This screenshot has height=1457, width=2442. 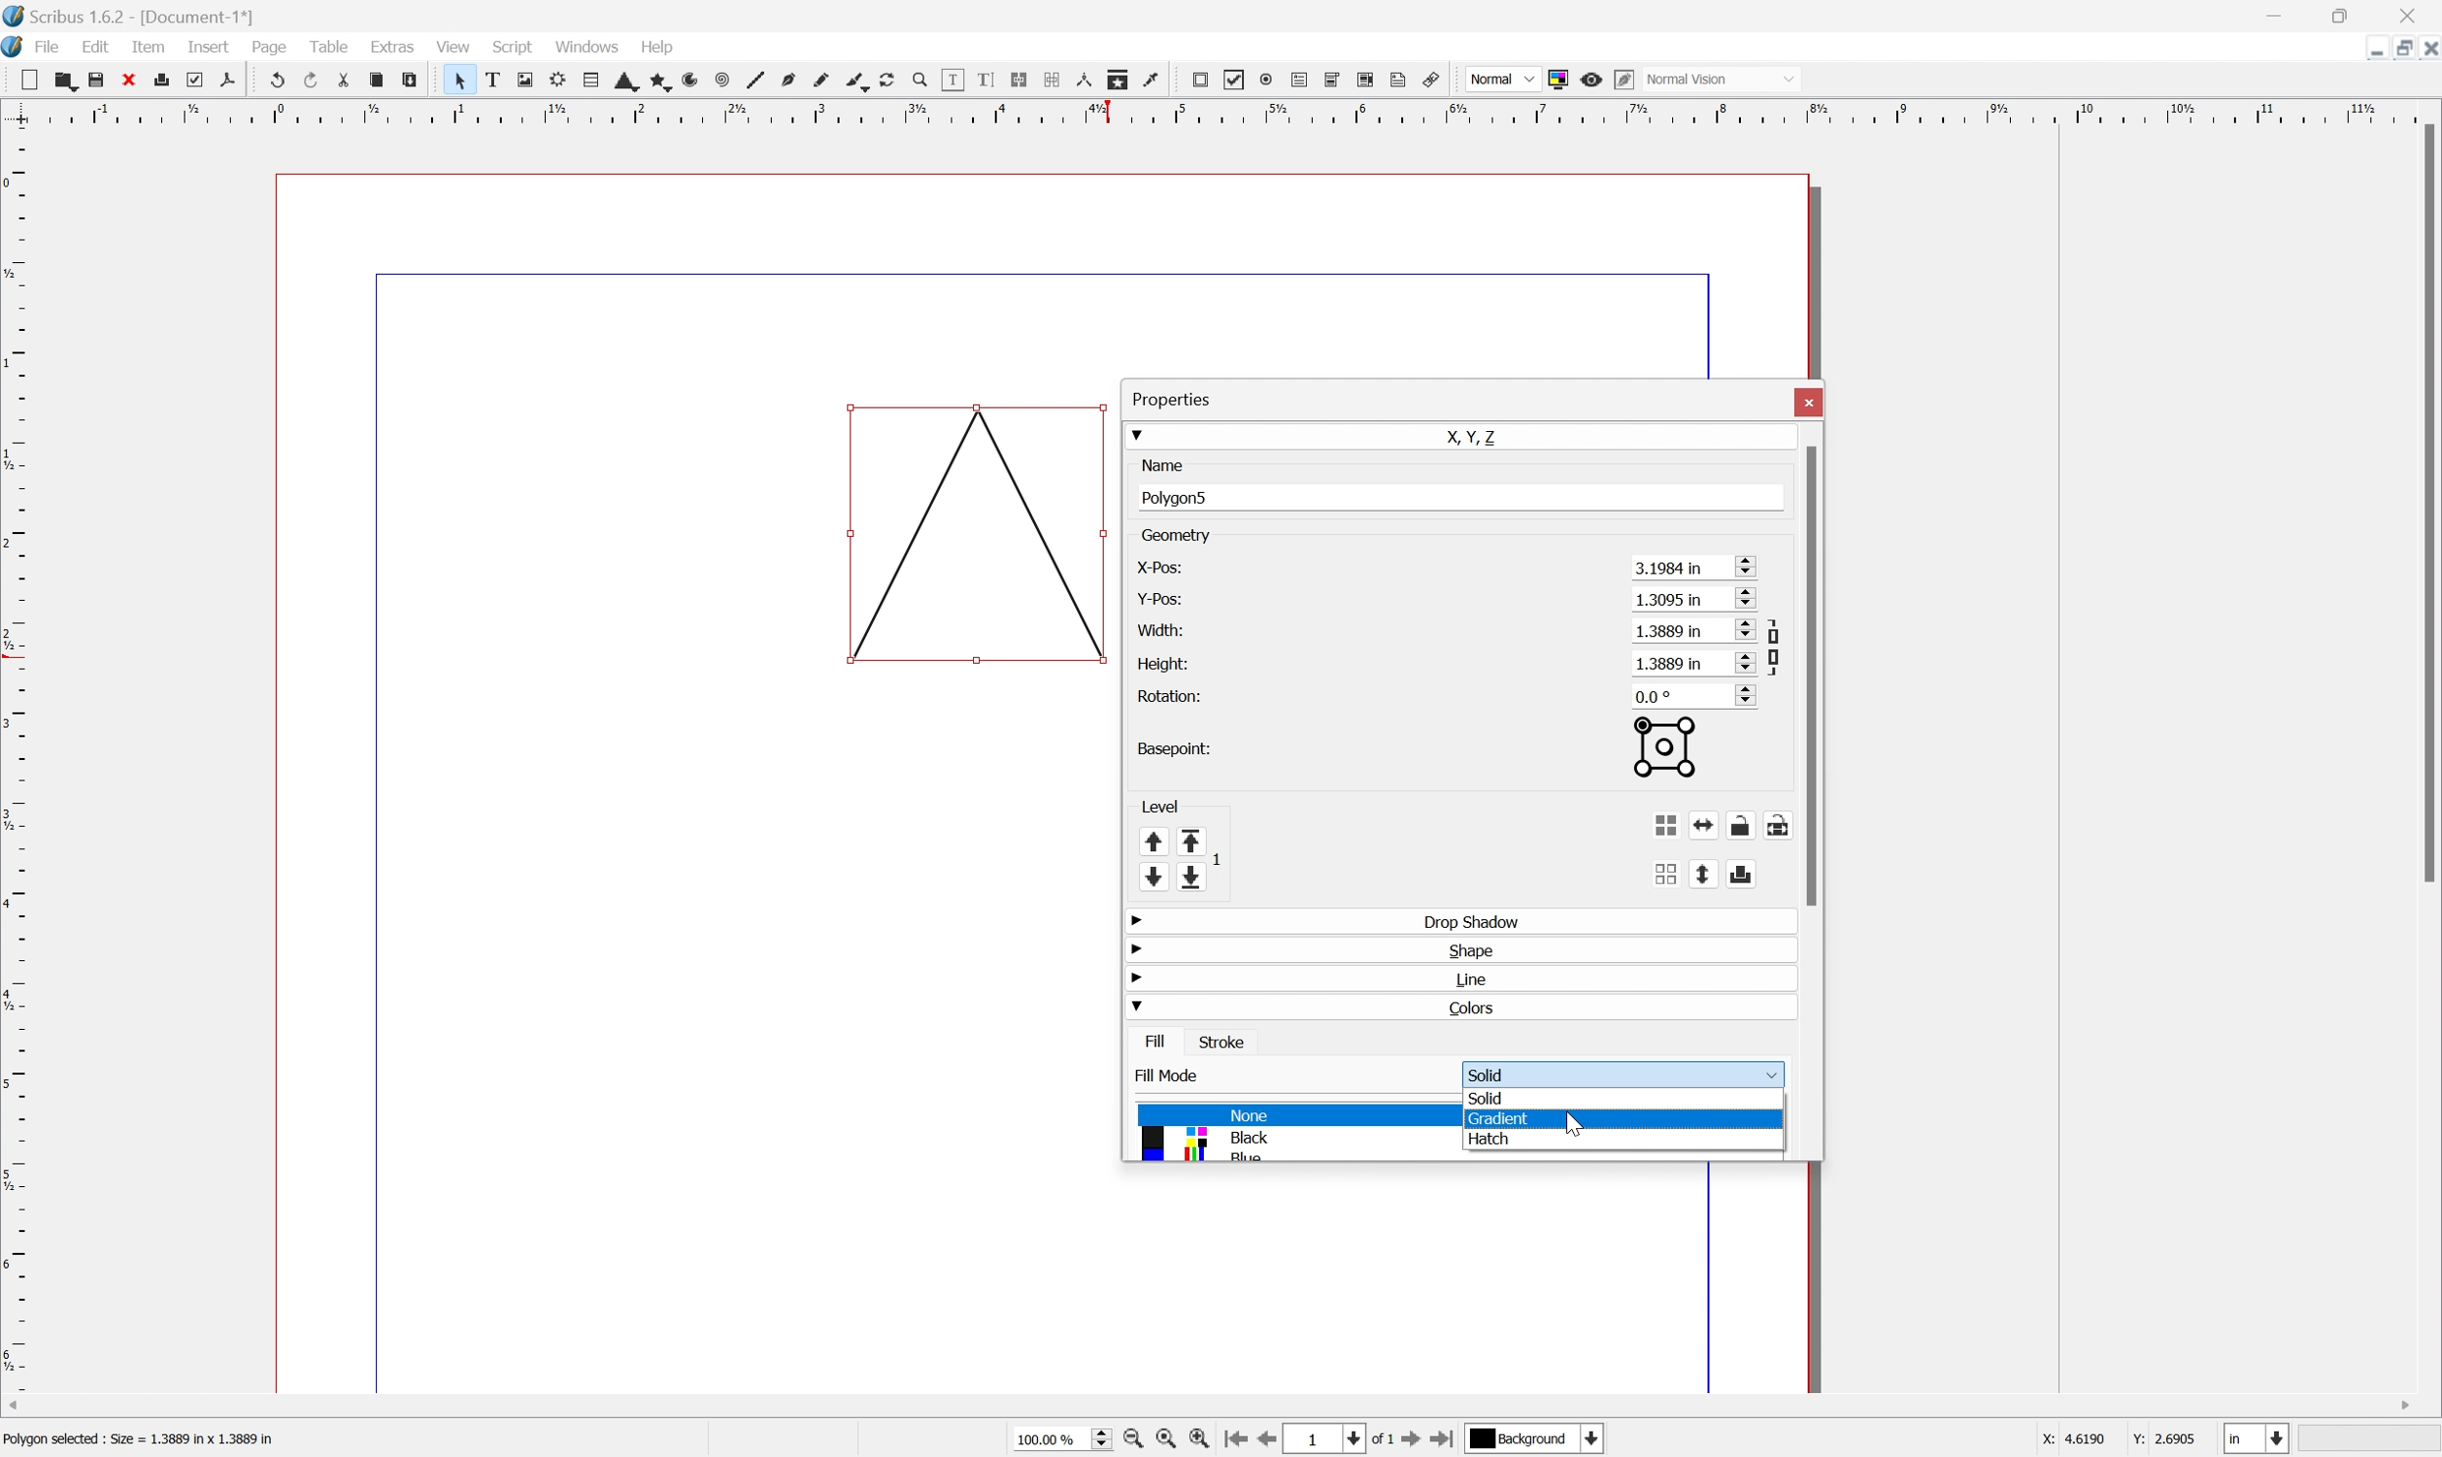 What do you see at coordinates (1095, 1439) in the screenshot?
I see `Slider` at bounding box center [1095, 1439].